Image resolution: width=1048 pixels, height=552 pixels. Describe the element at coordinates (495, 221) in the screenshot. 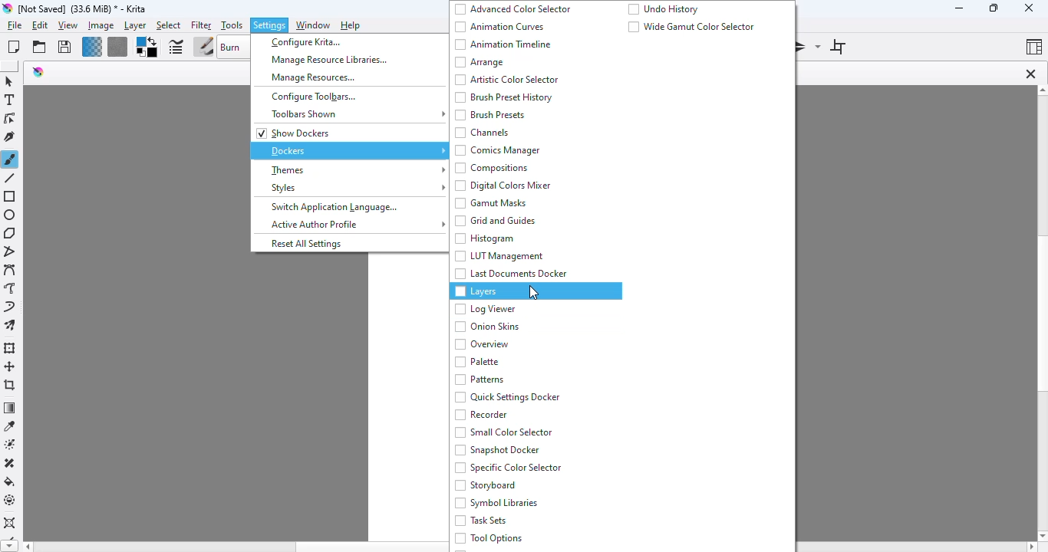

I see `grid and guides` at that location.